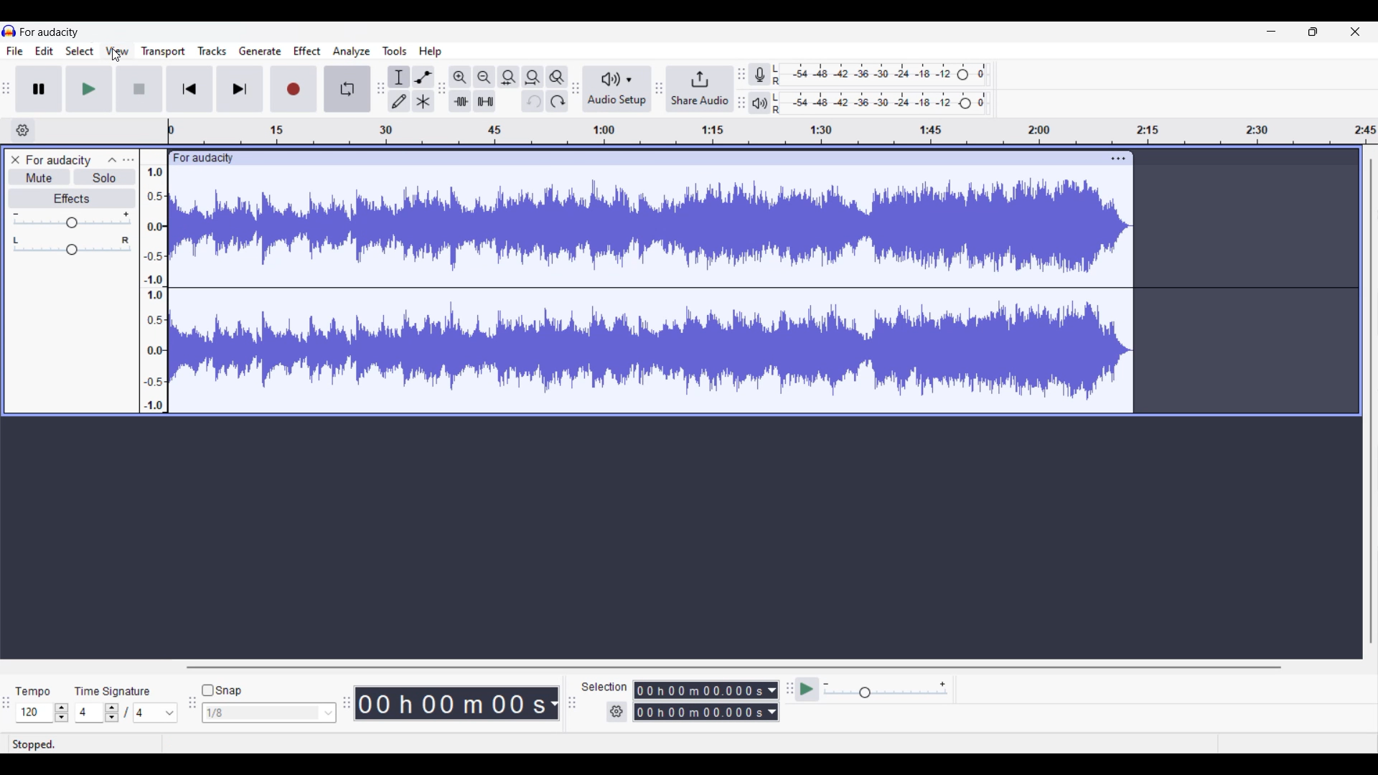  What do you see at coordinates (533, 77) in the screenshot?
I see `Fit projection to width` at bounding box center [533, 77].